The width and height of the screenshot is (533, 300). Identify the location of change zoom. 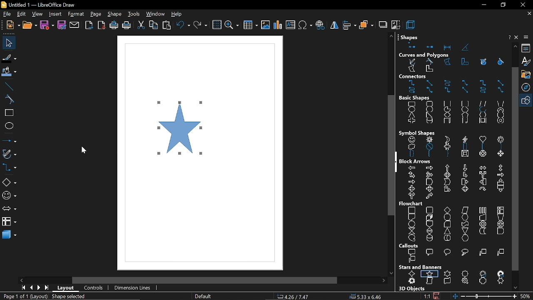
(485, 297).